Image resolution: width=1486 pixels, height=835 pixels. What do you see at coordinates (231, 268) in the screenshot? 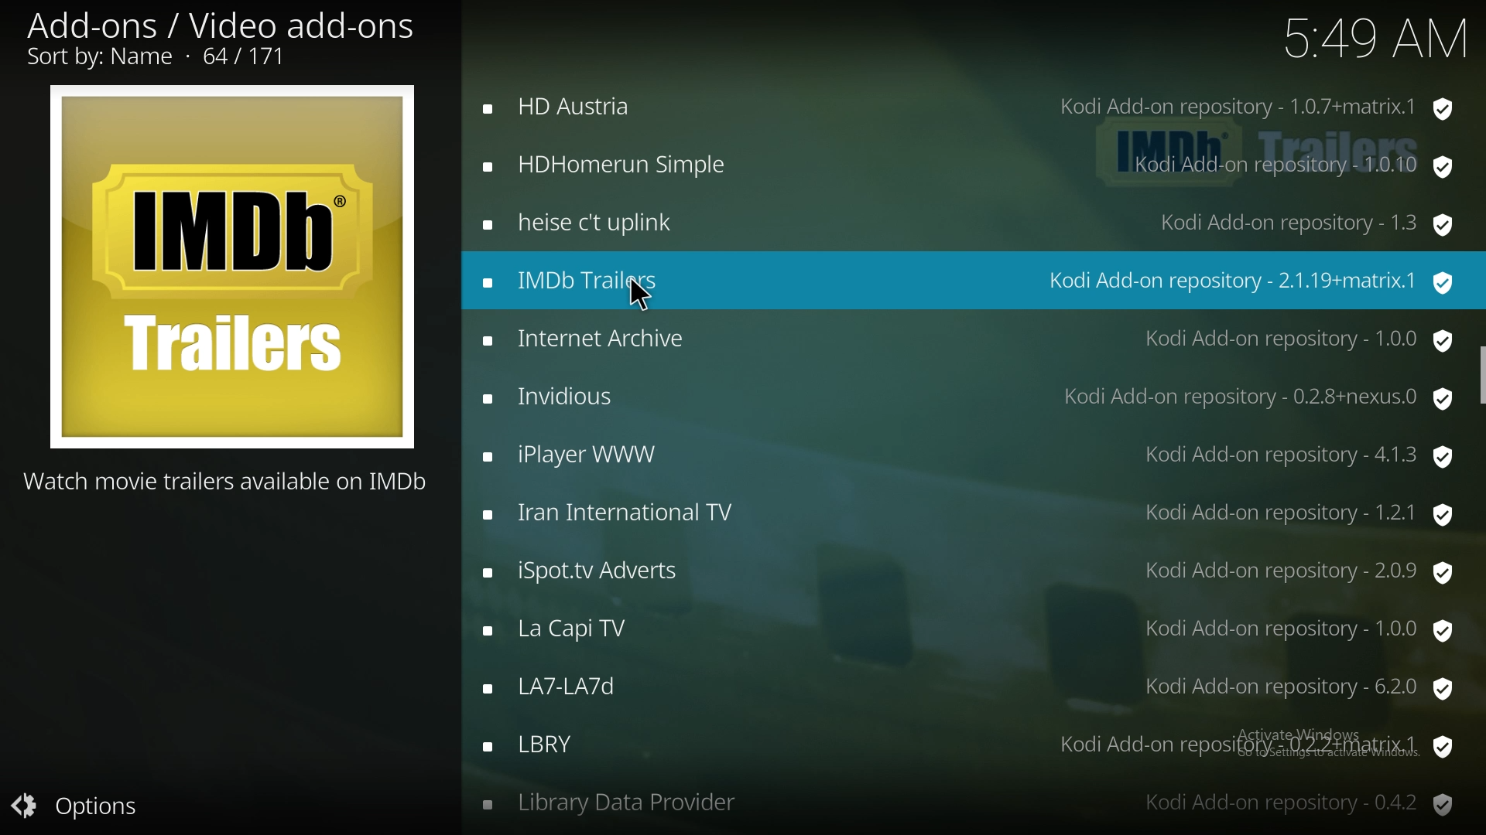
I see `icon` at bounding box center [231, 268].